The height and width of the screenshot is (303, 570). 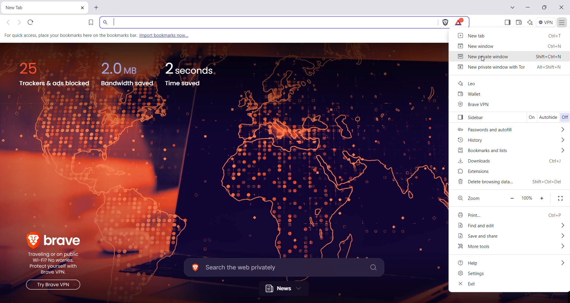 I want to click on Leo  AI, so click(x=530, y=22).